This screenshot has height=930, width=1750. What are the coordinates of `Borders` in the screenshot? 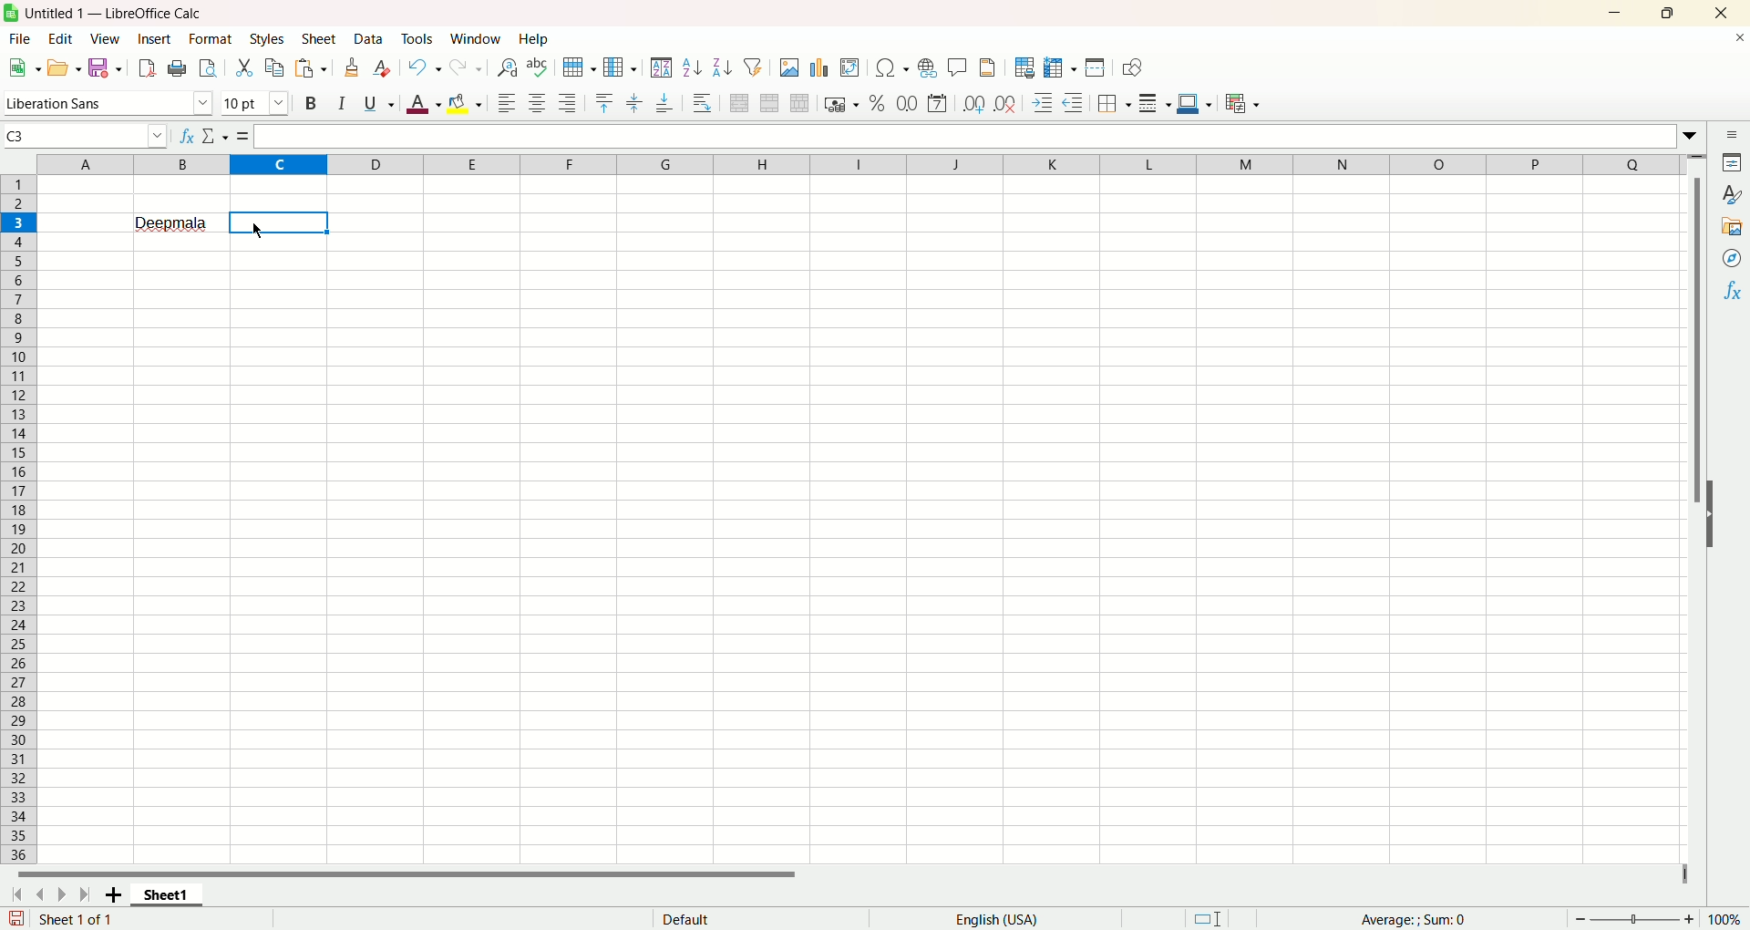 It's located at (1113, 104).